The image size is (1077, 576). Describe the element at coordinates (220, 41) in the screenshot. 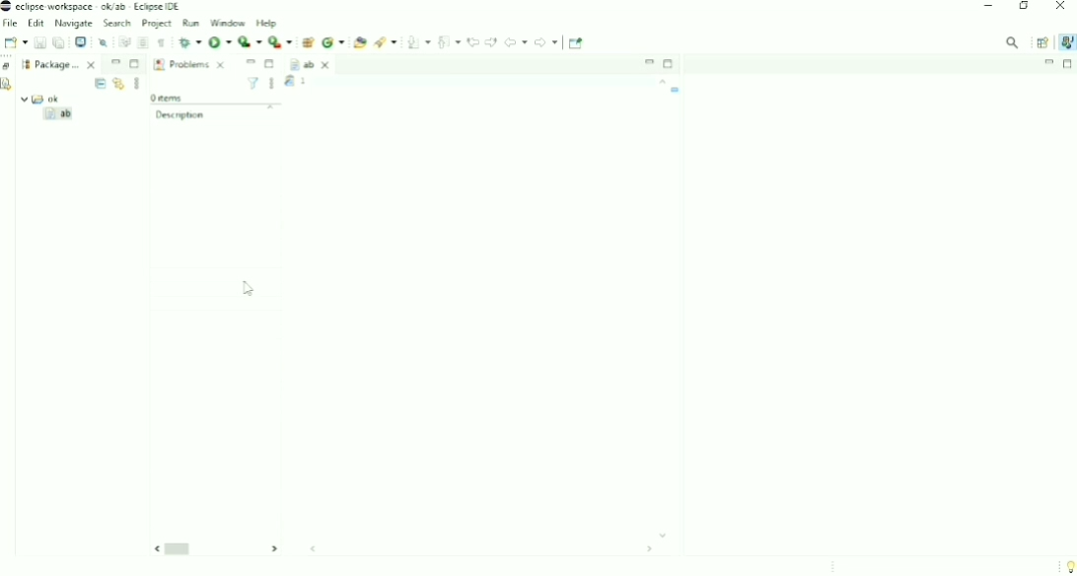

I see `Run` at that location.